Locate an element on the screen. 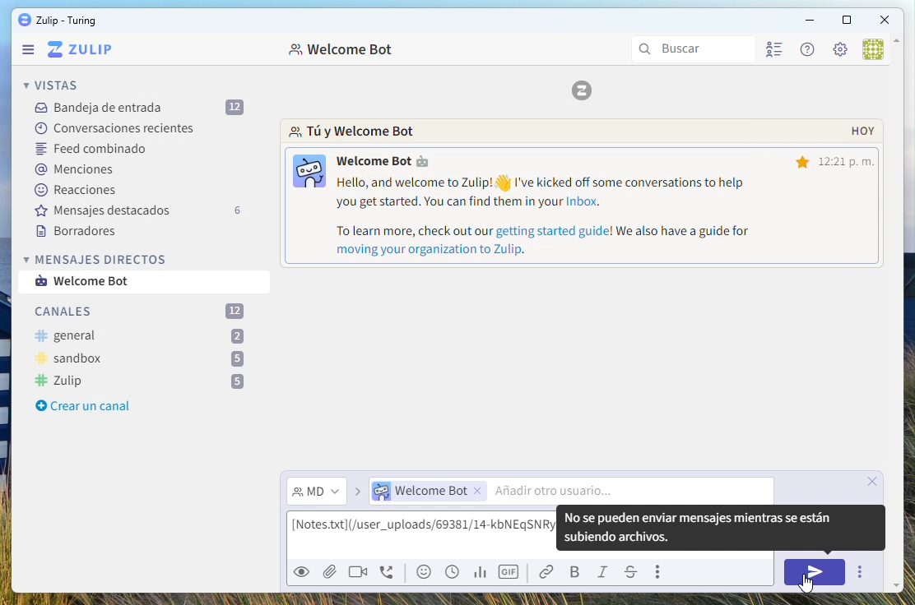  close is located at coordinates (876, 481).